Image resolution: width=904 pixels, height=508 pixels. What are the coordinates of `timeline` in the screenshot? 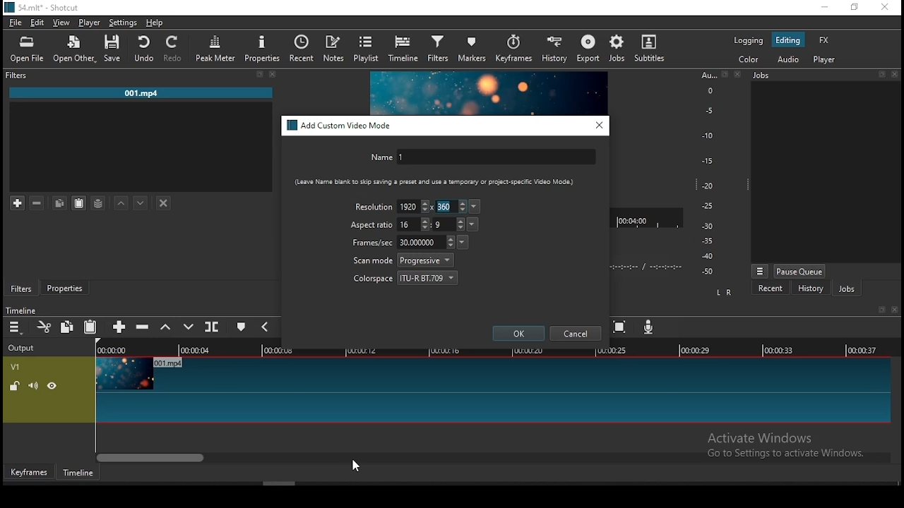 It's located at (20, 310).